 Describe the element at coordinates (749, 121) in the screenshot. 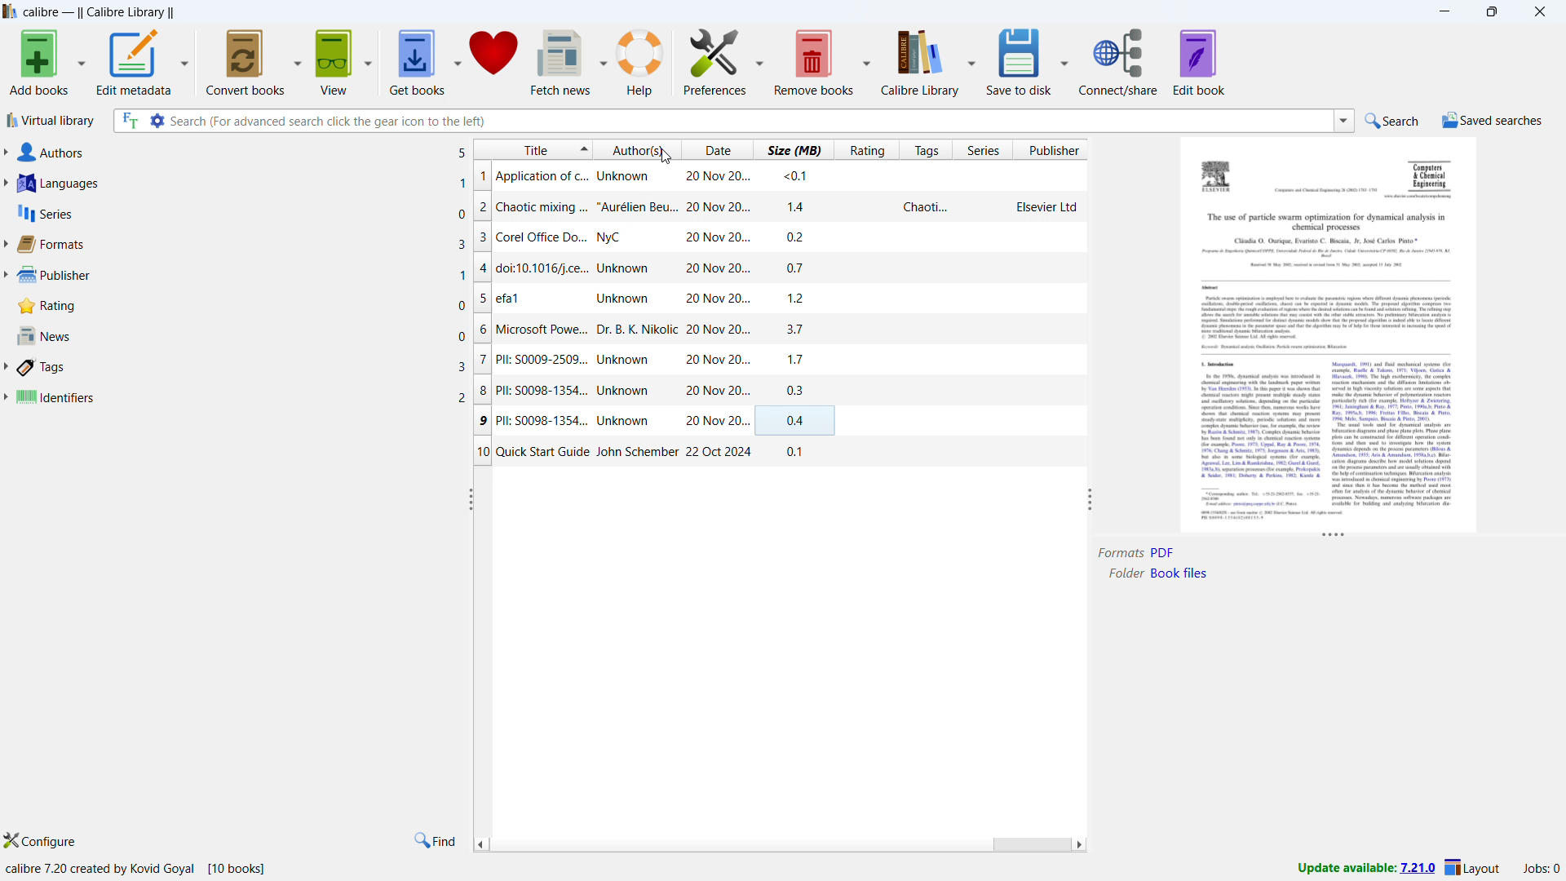

I see `search (For advanced search click the gear icon to the left` at that location.